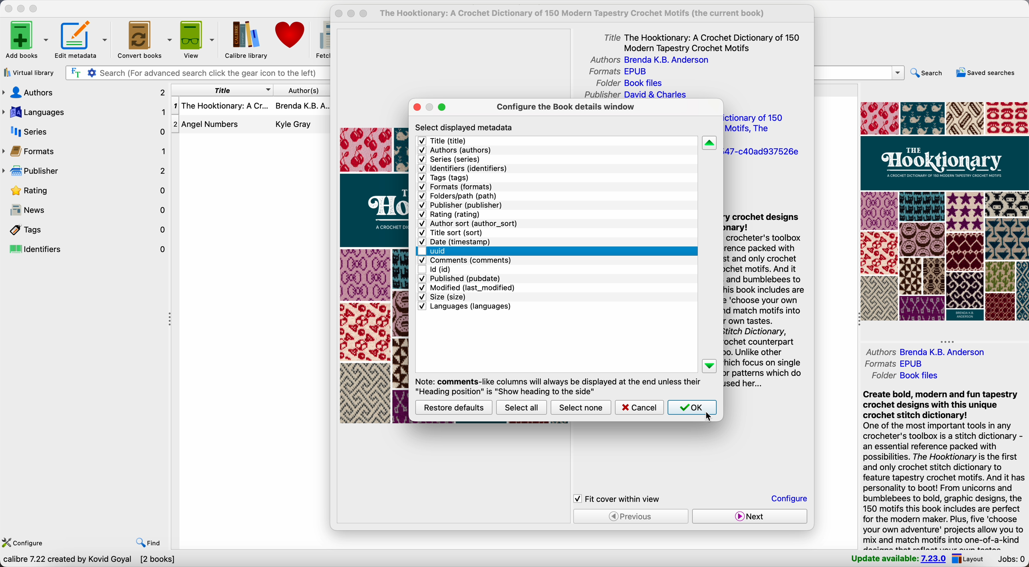 Image resolution: width=1029 pixels, height=567 pixels. I want to click on maximize, so click(442, 107).